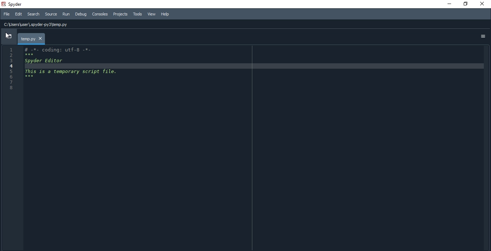 The height and width of the screenshot is (251, 491). What do you see at coordinates (6, 35) in the screenshot?
I see `cursor` at bounding box center [6, 35].